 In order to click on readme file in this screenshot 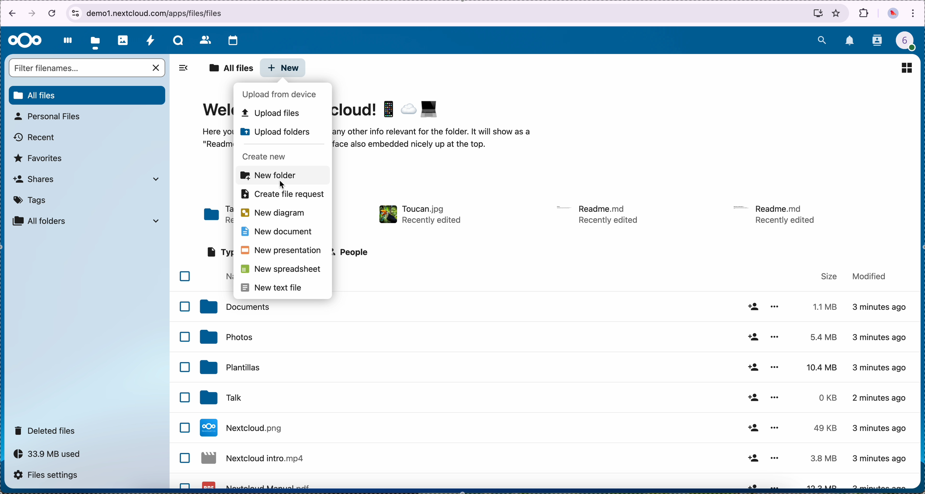, I will do `click(777, 213)`.